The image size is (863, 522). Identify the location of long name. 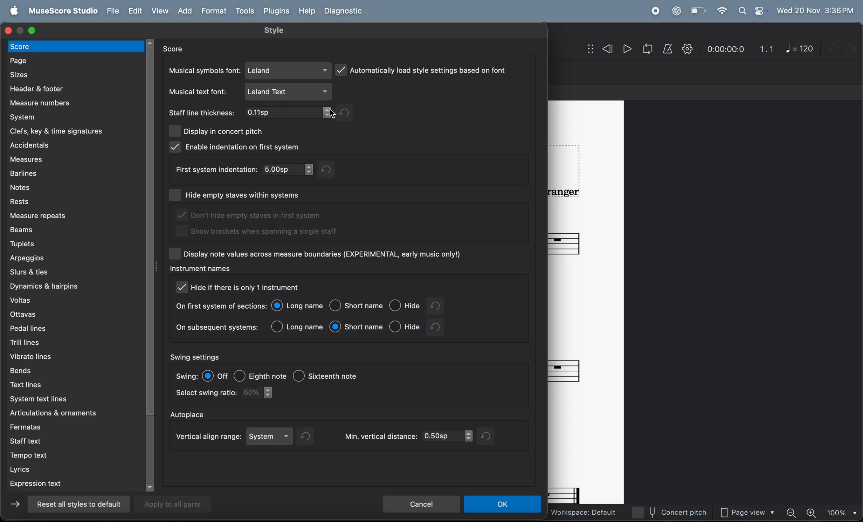
(298, 326).